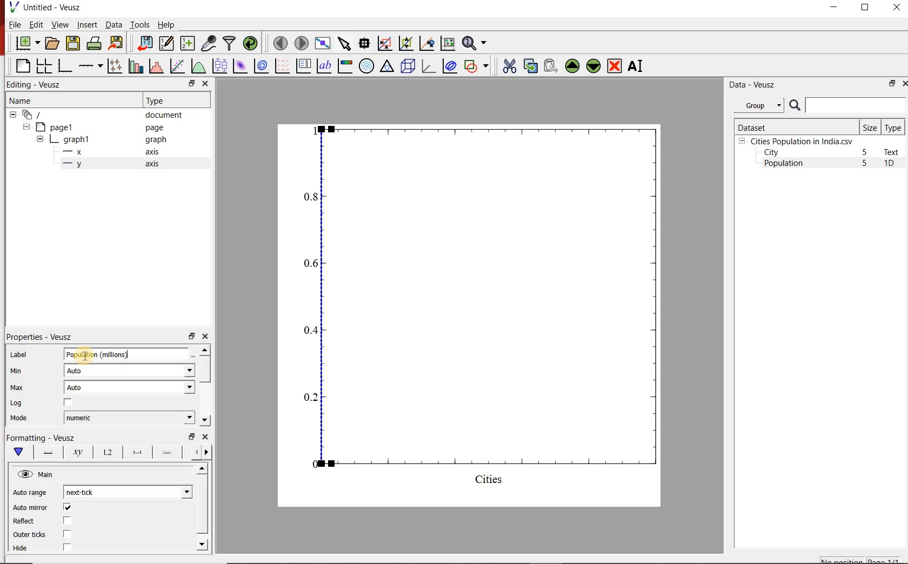  I want to click on paste widget from the clipboard, so click(551, 66).